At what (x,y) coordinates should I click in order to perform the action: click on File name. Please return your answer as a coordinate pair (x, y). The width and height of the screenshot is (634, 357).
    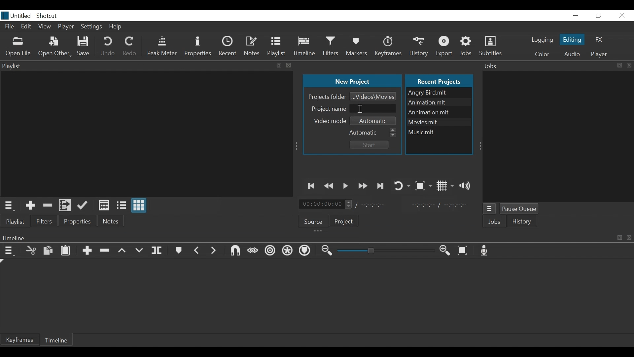
    Looking at the image, I should click on (16, 16).